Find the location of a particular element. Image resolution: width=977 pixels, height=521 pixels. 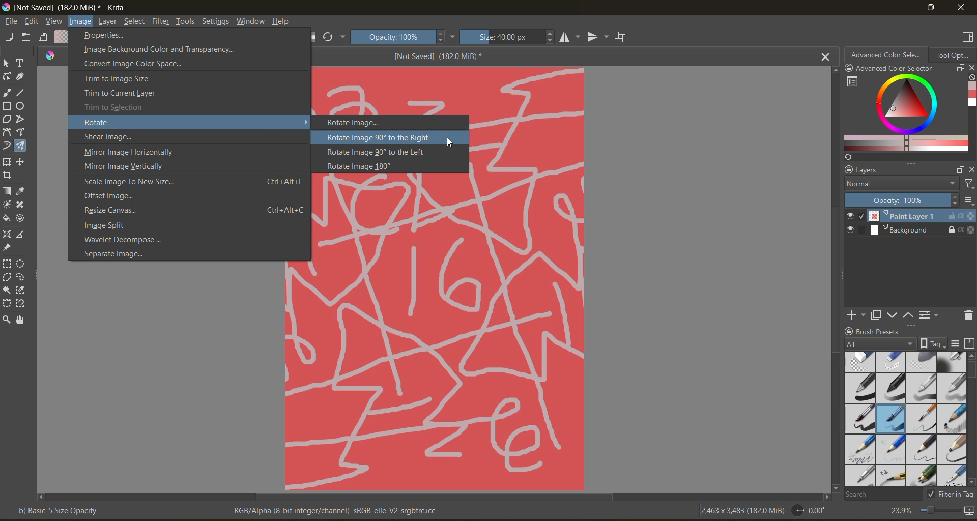

view or change layer is located at coordinates (930, 315).